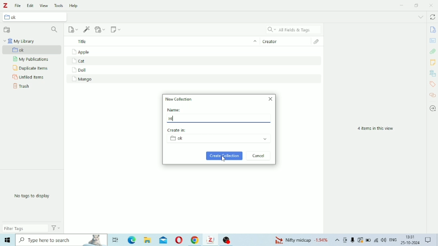  Describe the element at coordinates (219, 138) in the screenshot. I see `ok` at that location.